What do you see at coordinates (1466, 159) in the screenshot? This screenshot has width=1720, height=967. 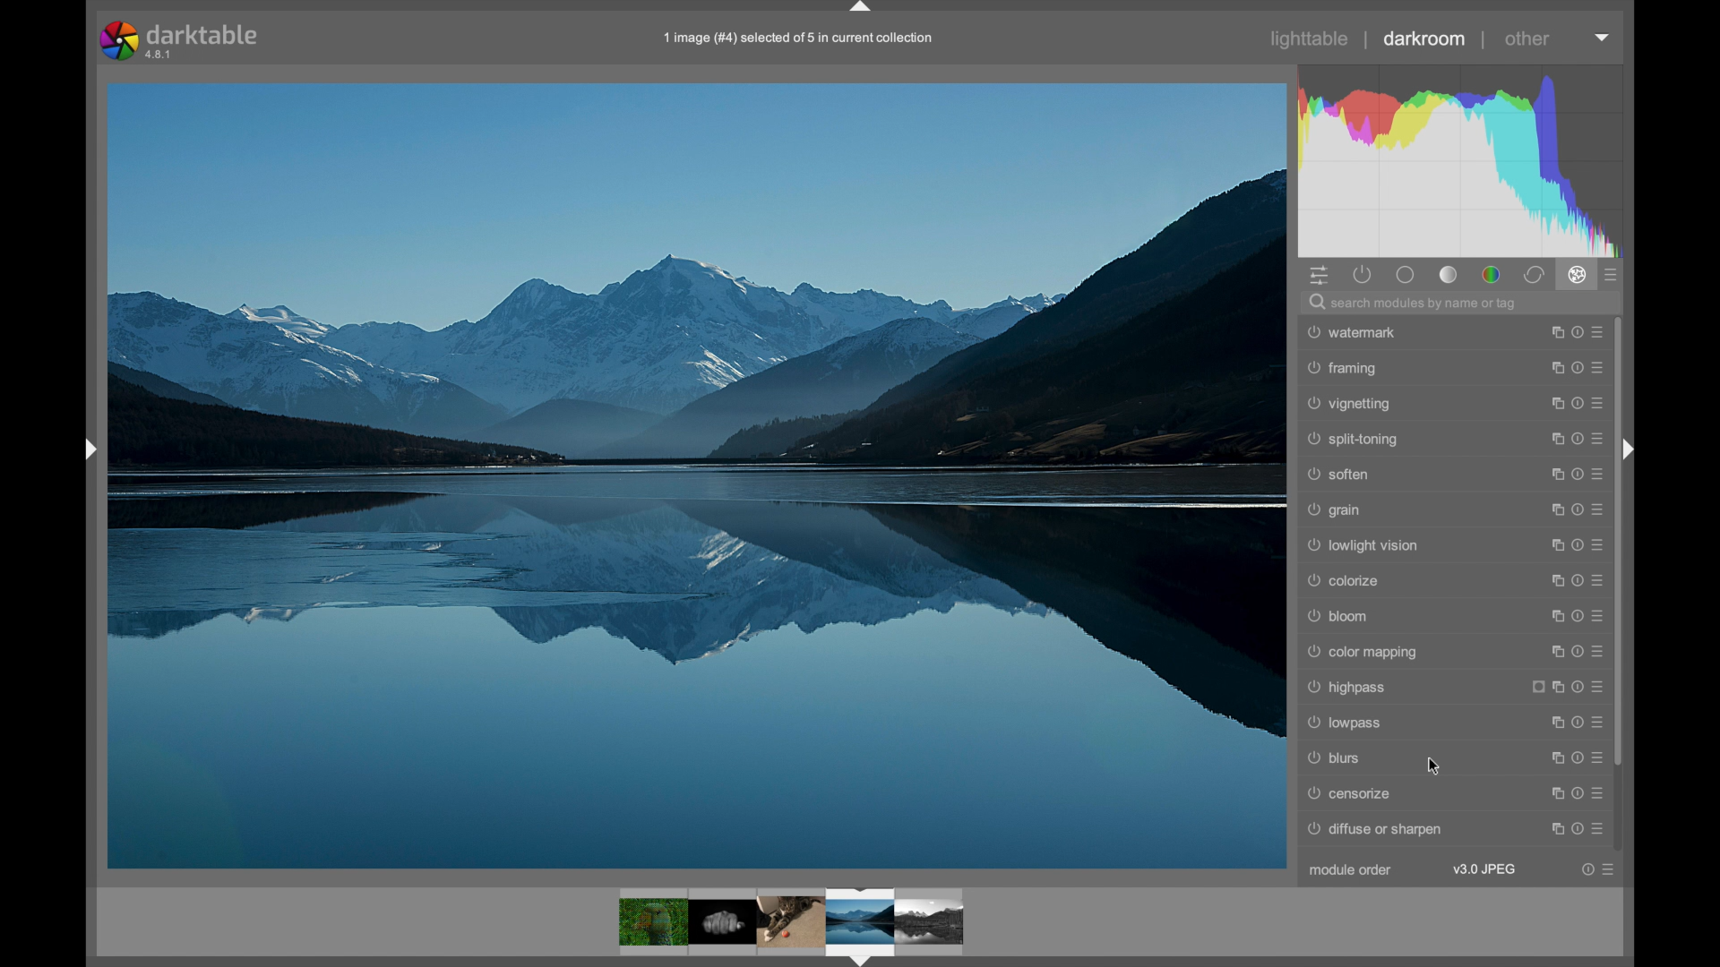 I see `histogram` at bounding box center [1466, 159].